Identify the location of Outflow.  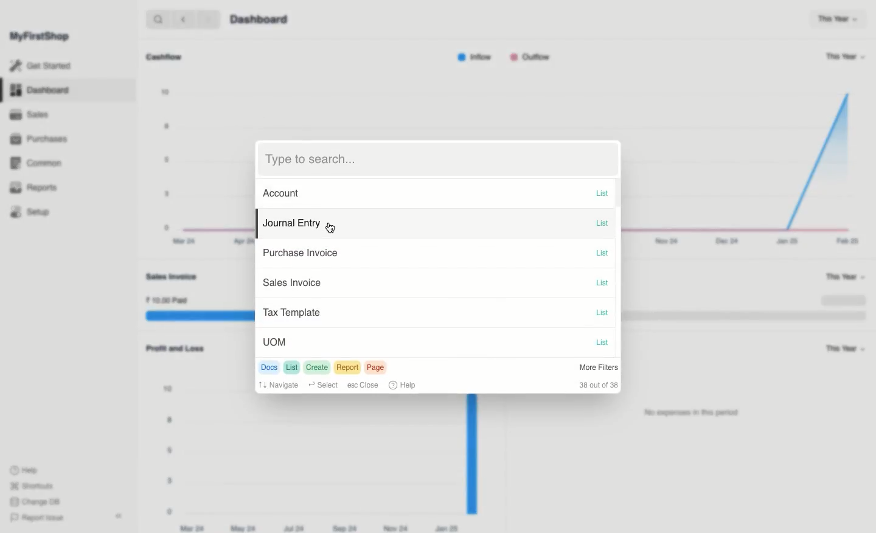
(532, 57).